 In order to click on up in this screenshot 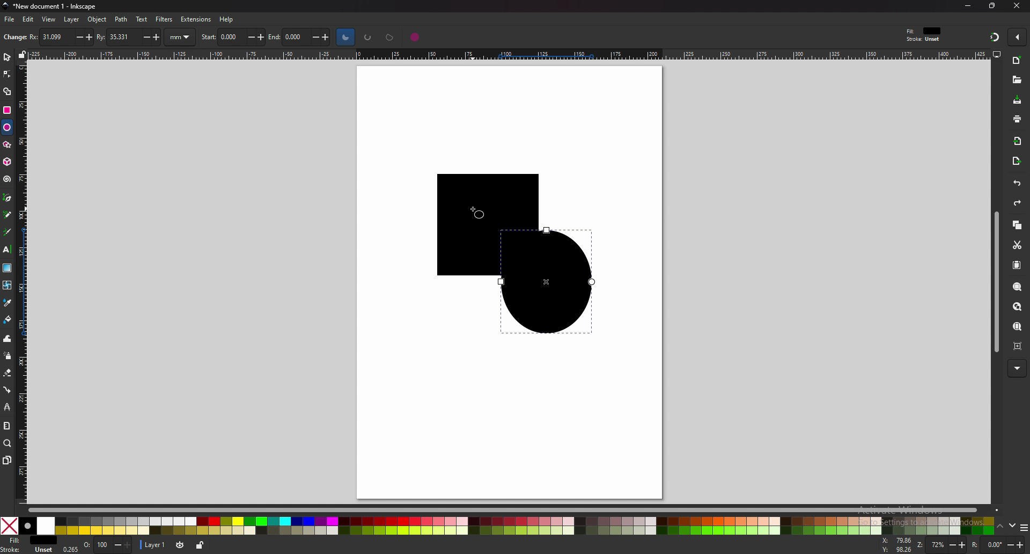, I will do `click(1001, 527)`.